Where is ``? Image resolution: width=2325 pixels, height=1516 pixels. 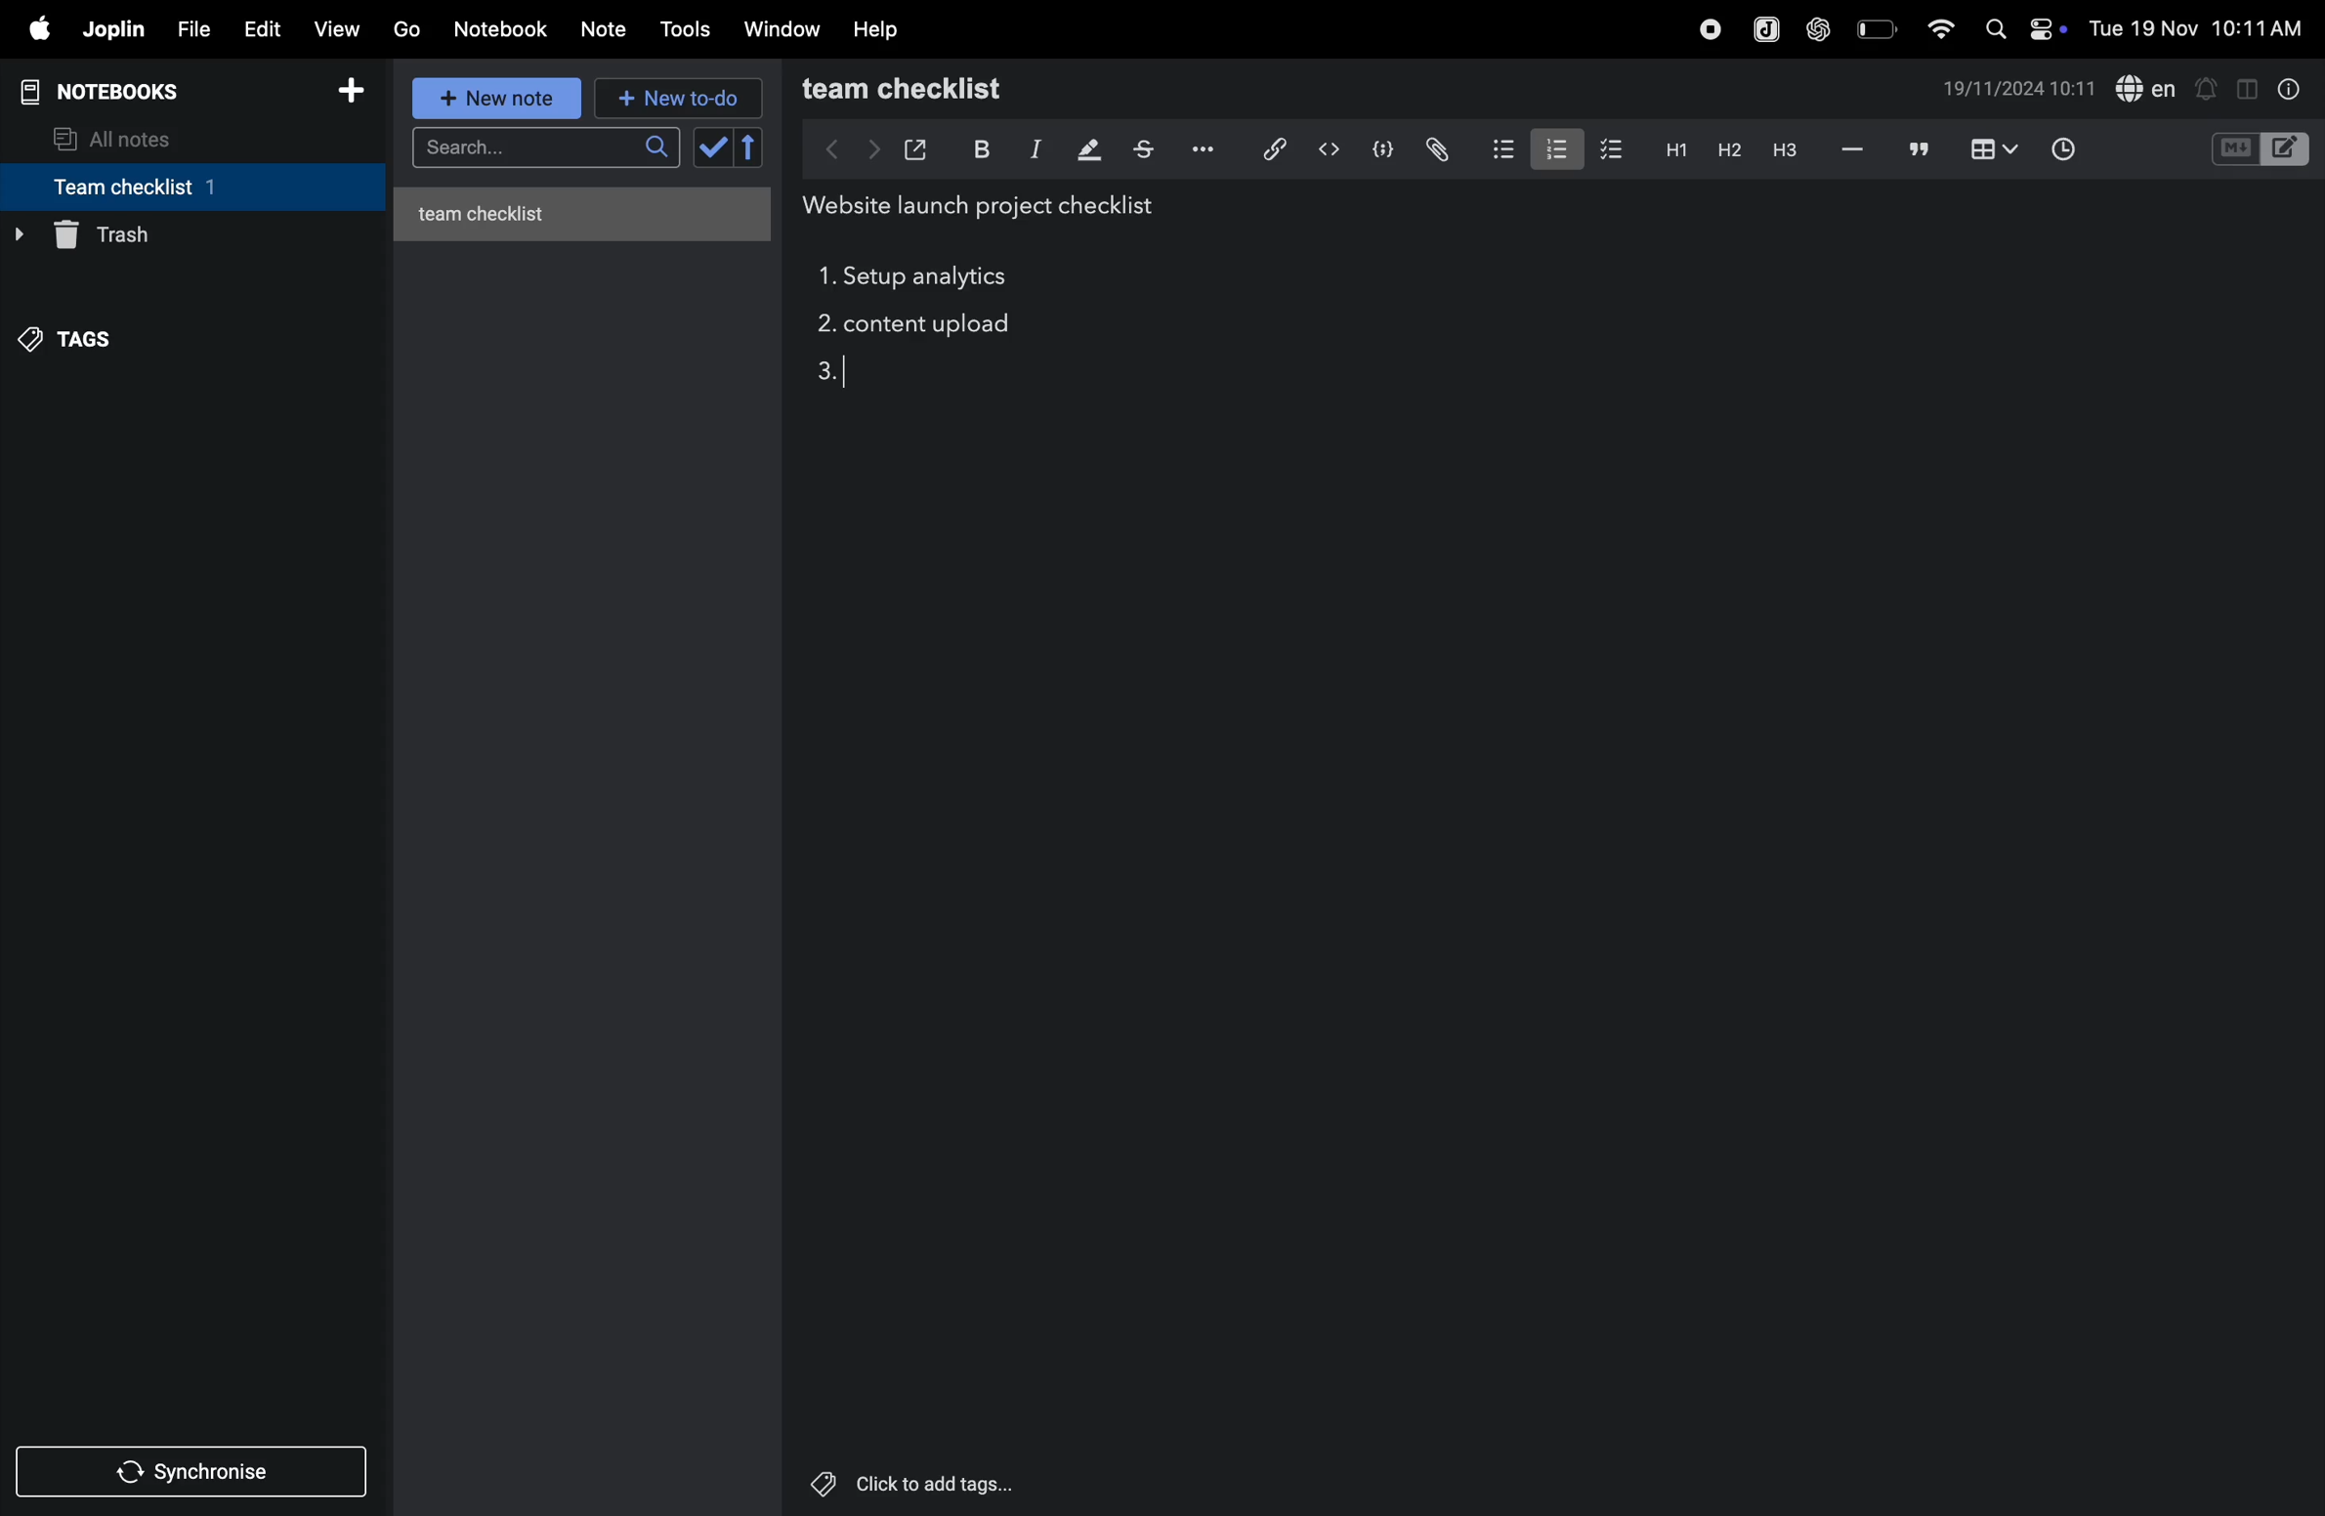  is located at coordinates (2205, 86).